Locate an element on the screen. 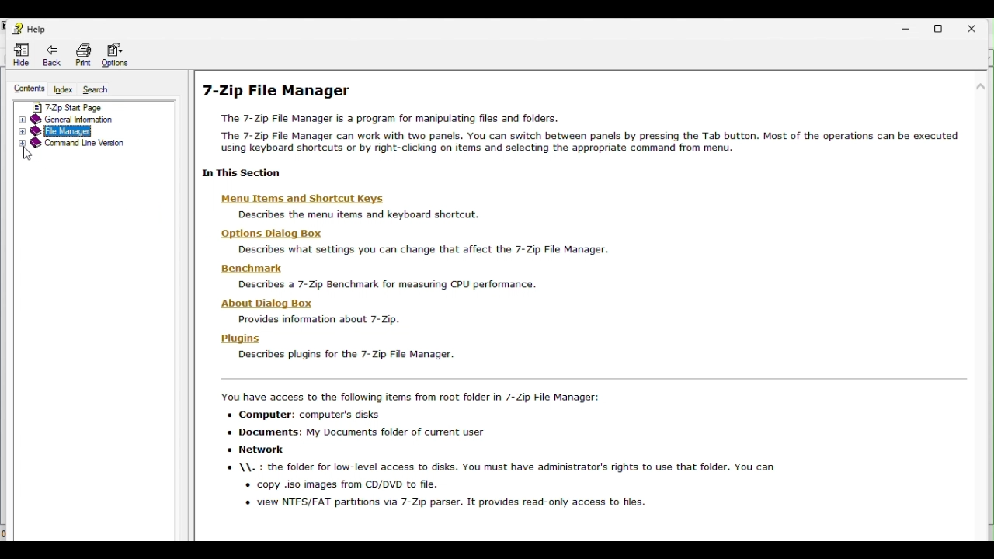 The height and width of the screenshot is (559, 994). In this secction is located at coordinates (245, 173).